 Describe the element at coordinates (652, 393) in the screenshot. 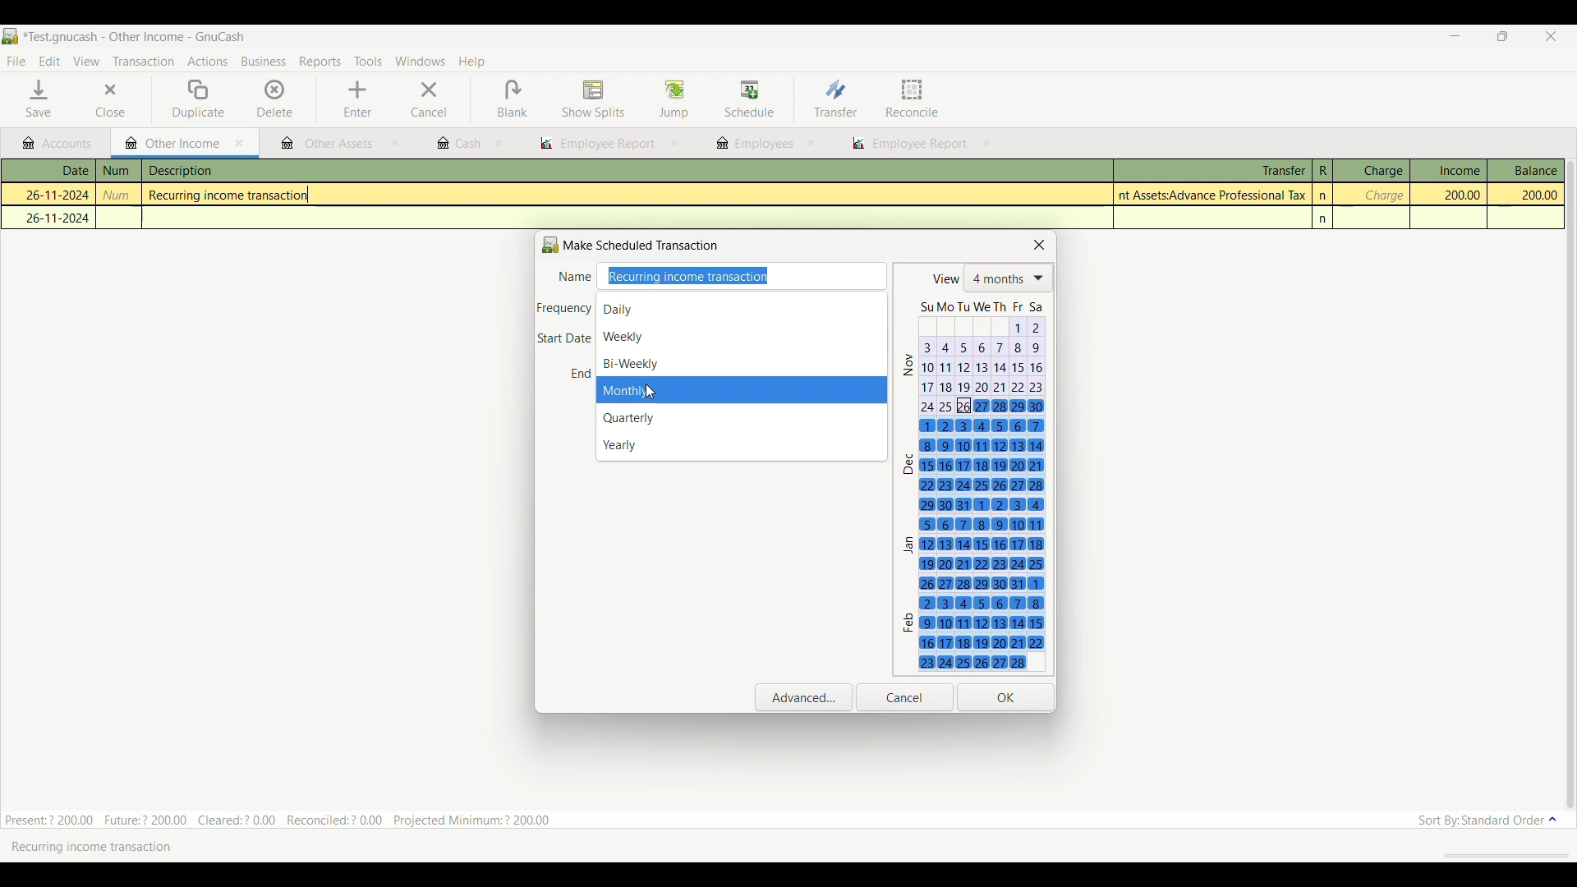

I see `cursor` at that location.